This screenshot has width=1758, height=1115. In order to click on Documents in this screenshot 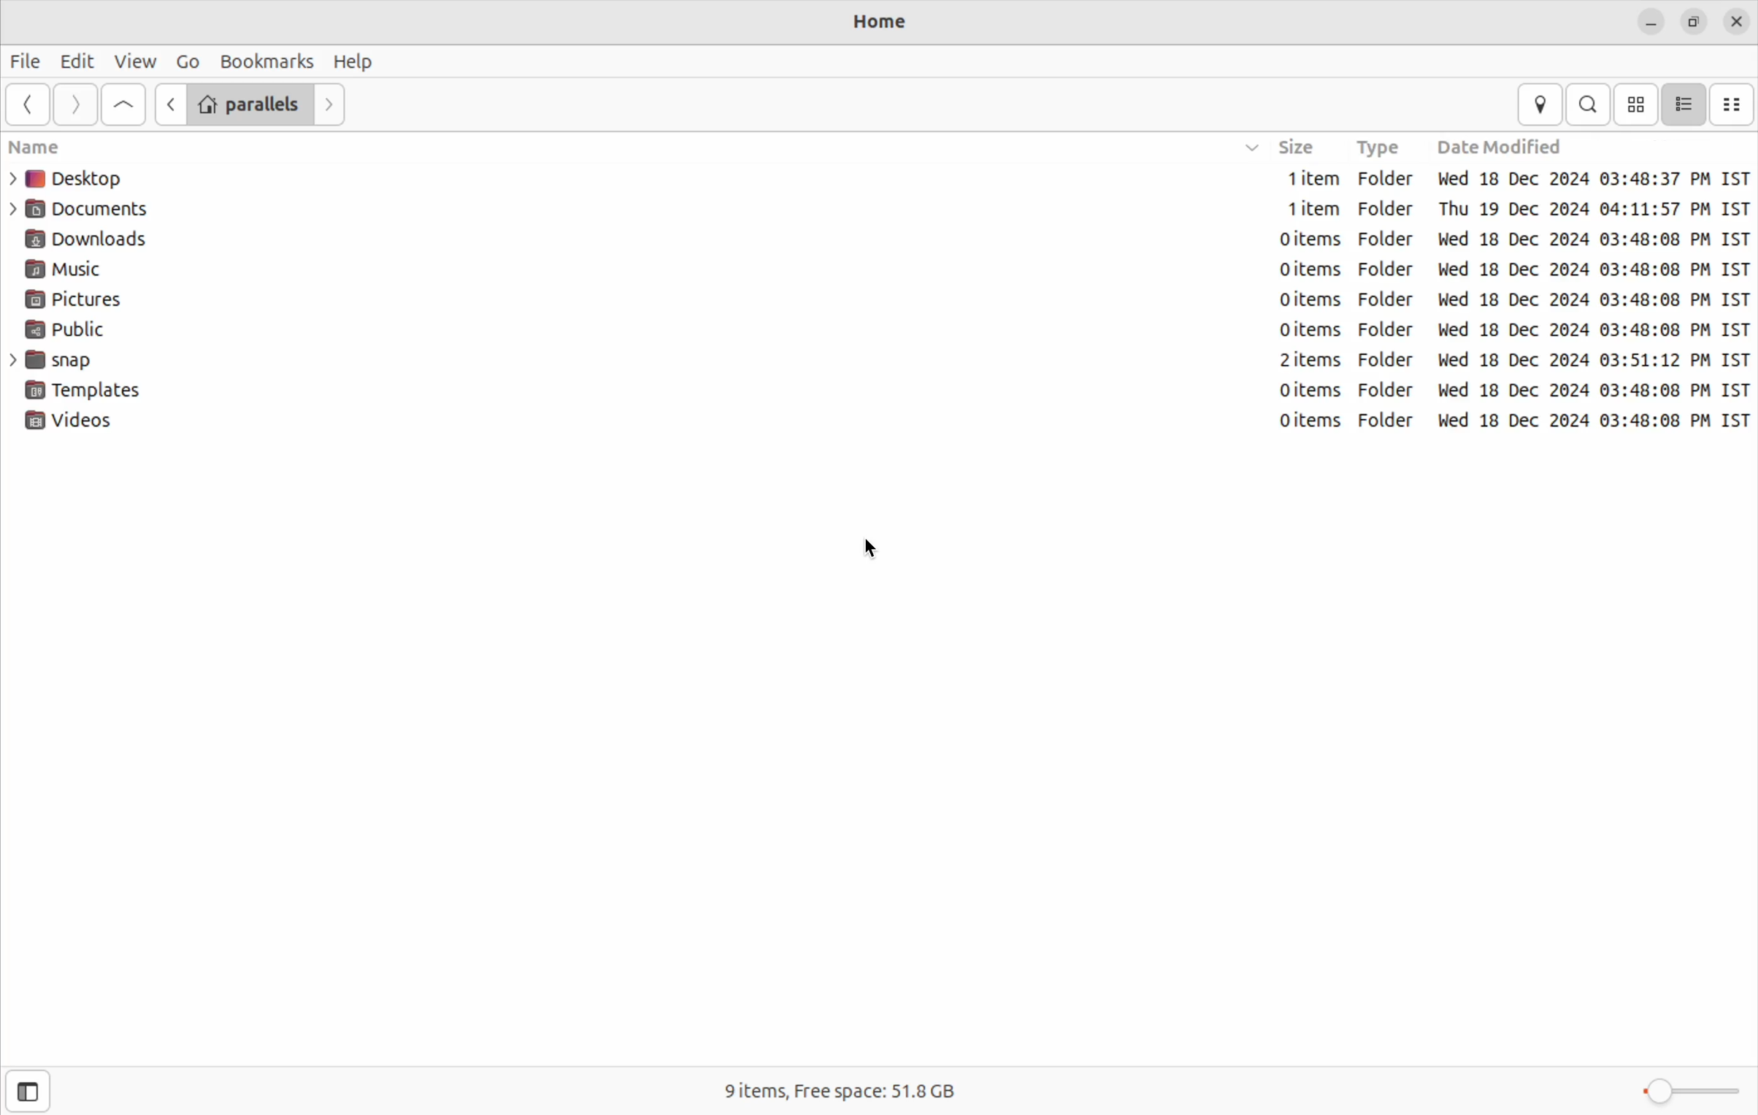, I will do `click(93, 208)`.